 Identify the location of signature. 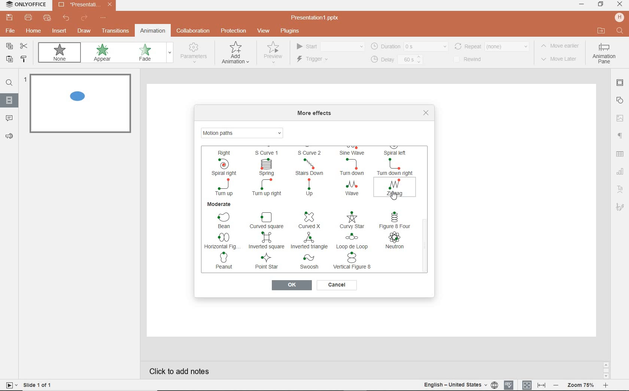
(620, 207).